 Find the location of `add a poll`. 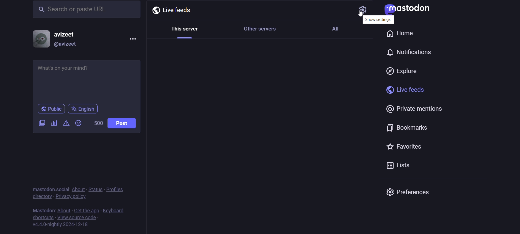

add a poll is located at coordinates (53, 122).